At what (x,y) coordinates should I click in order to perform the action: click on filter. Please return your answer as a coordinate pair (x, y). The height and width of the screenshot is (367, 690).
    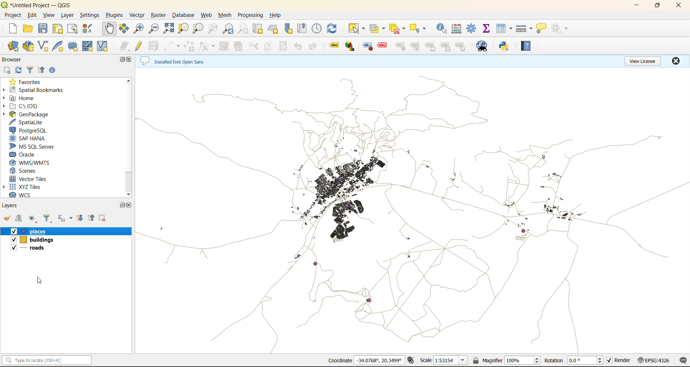
    Looking at the image, I should click on (31, 69).